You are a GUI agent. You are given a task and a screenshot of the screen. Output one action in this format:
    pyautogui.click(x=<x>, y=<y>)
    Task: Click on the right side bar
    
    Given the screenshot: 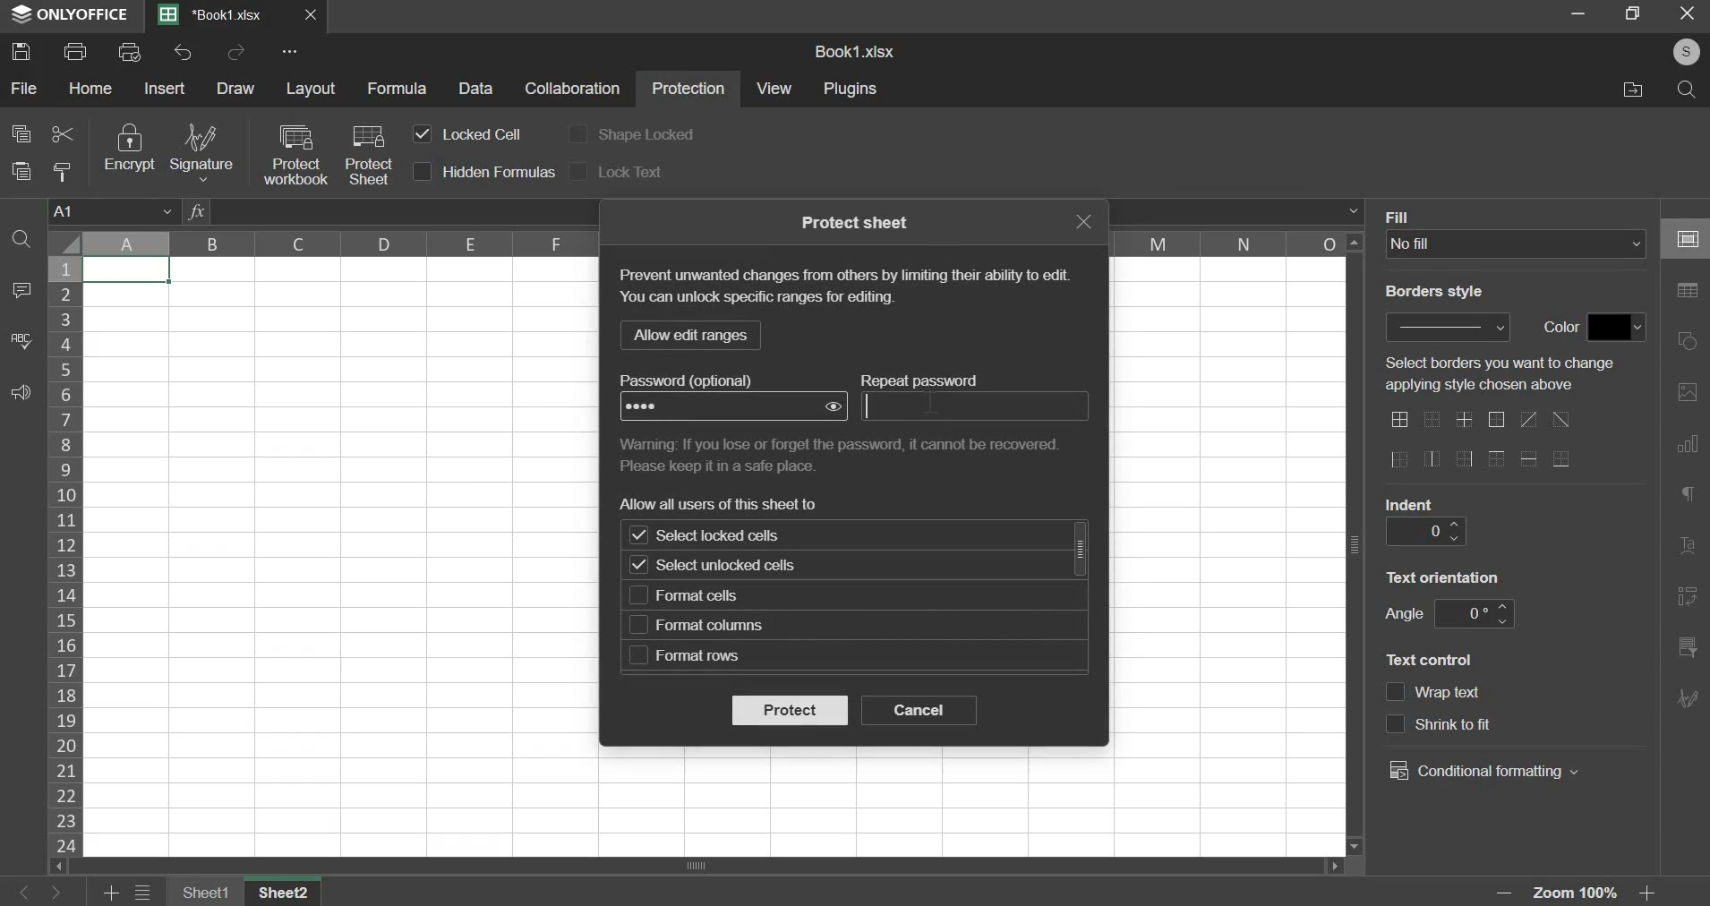 What is the action you would take?
    pyautogui.click(x=1687, y=645)
    